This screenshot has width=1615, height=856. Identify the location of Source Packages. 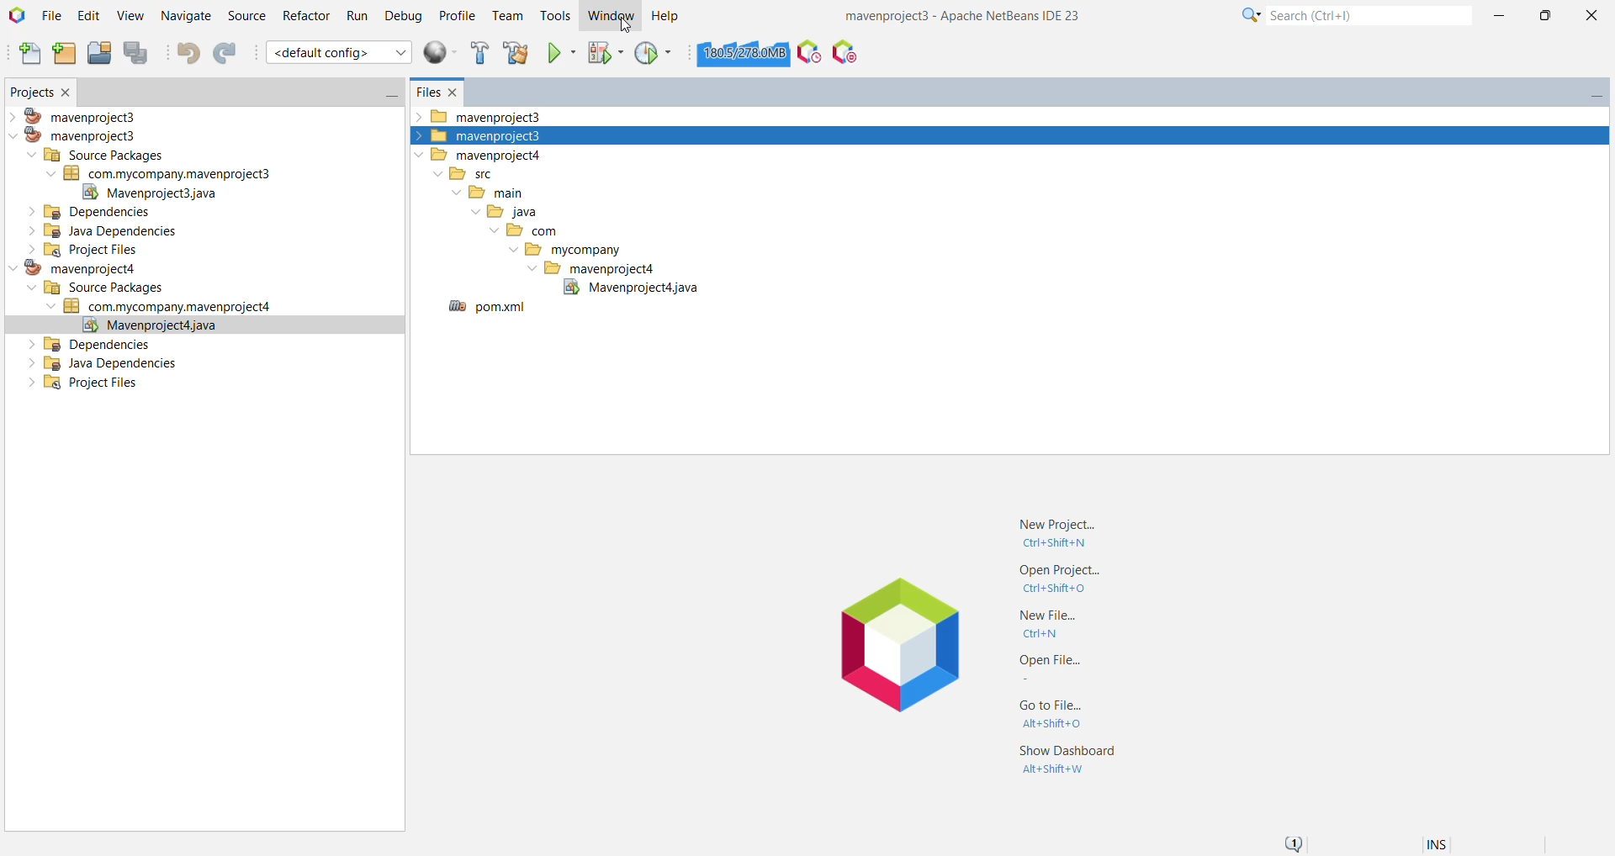
(96, 154).